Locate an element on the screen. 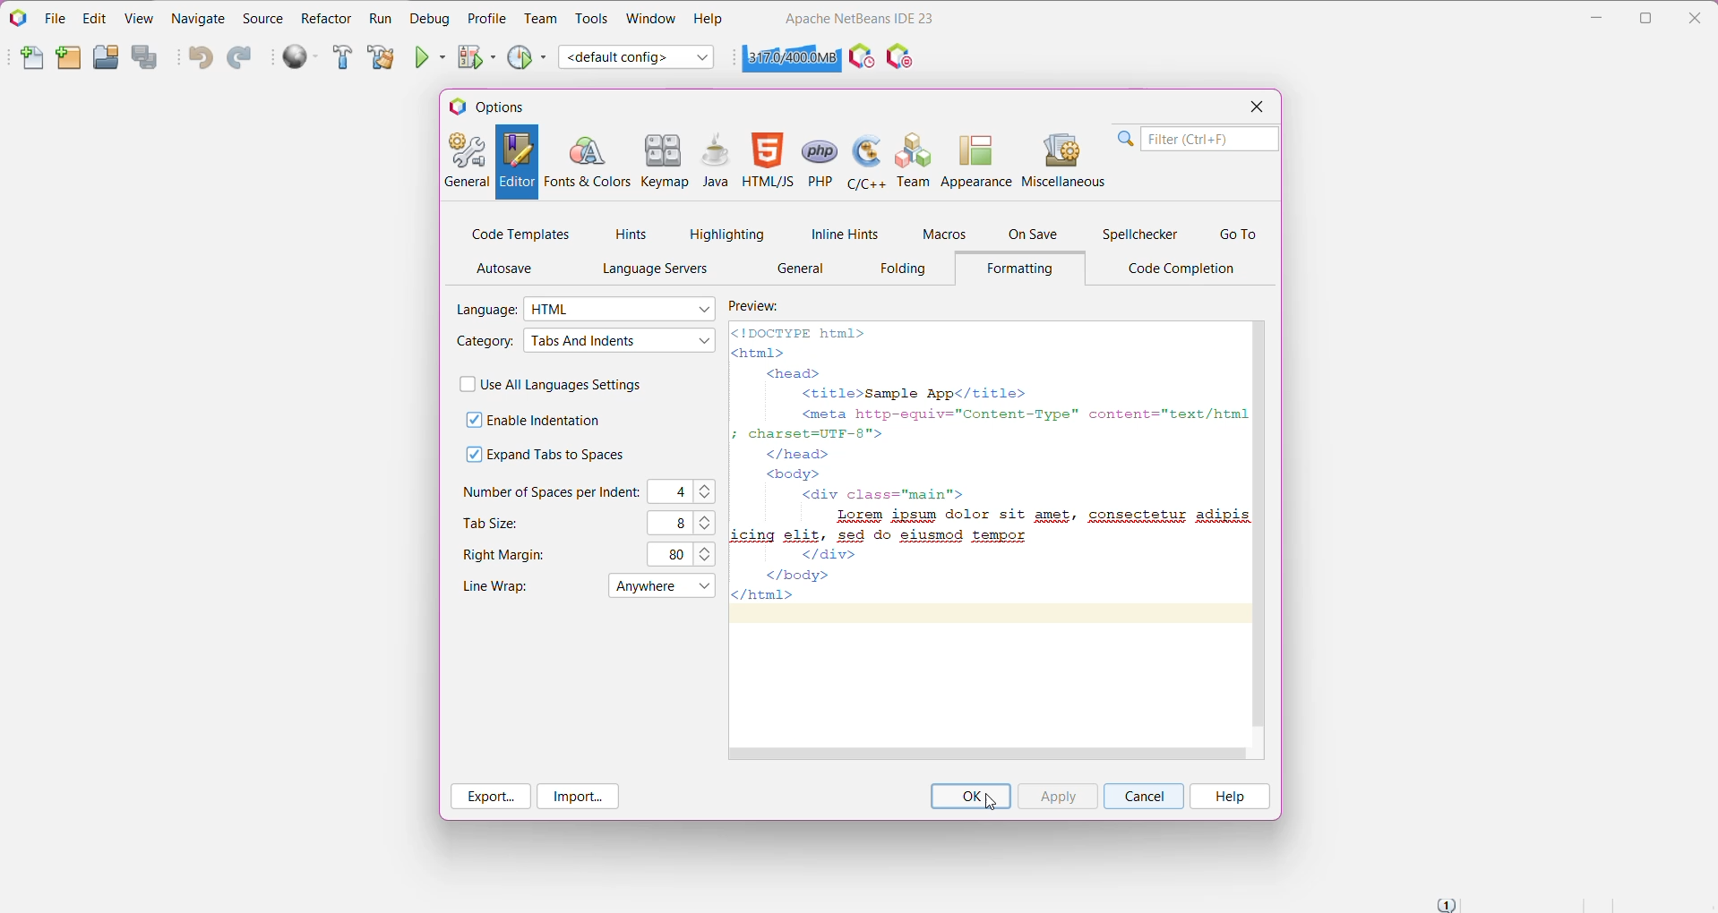 The image size is (1718, 913). <!DOCTYPE html> is located at coordinates (799, 333).